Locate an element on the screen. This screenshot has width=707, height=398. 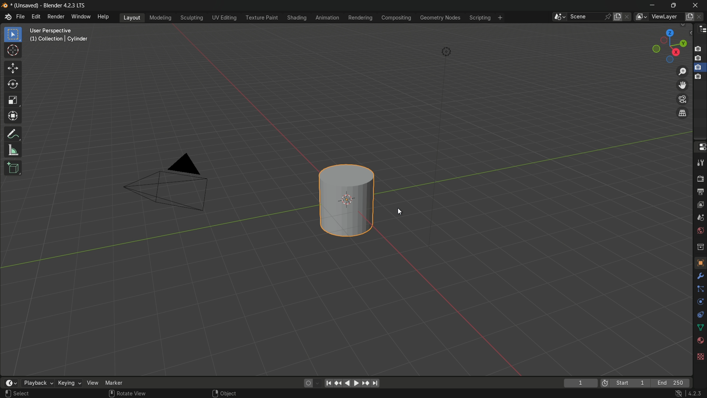
render menu is located at coordinates (56, 17).